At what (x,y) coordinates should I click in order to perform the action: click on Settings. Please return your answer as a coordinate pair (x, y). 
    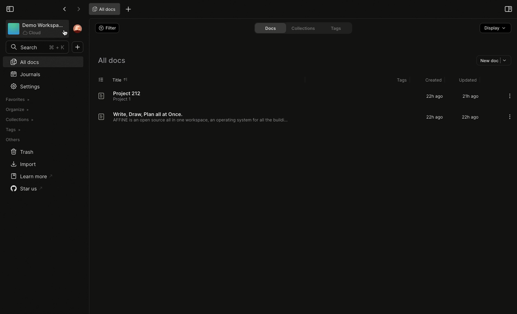
    Looking at the image, I should click on (27, 86).